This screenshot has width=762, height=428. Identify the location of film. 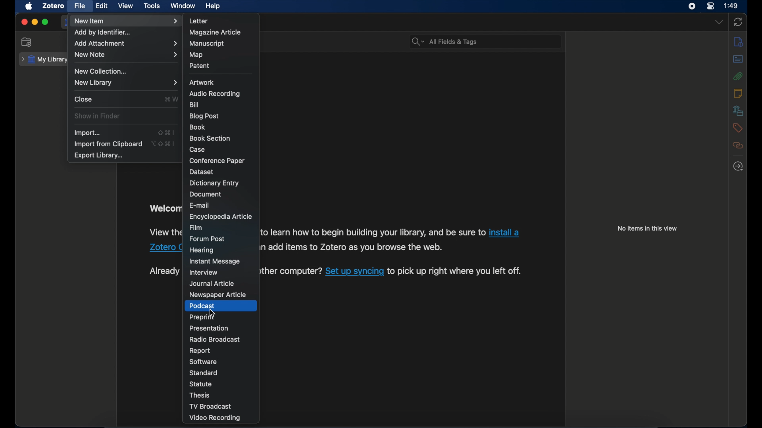
(196, 227).